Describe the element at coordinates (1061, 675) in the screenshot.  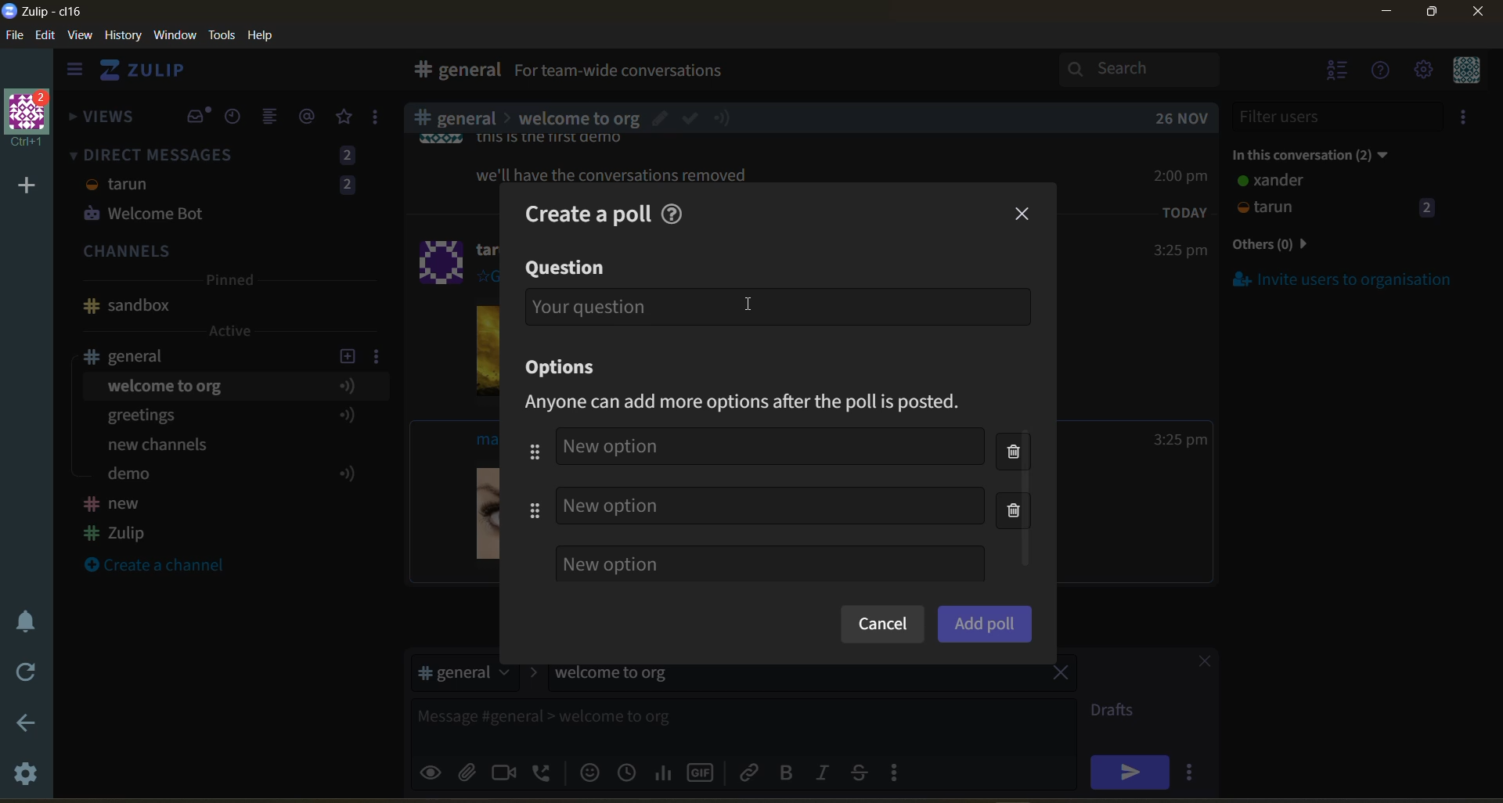
I see `remove topic` at that location.